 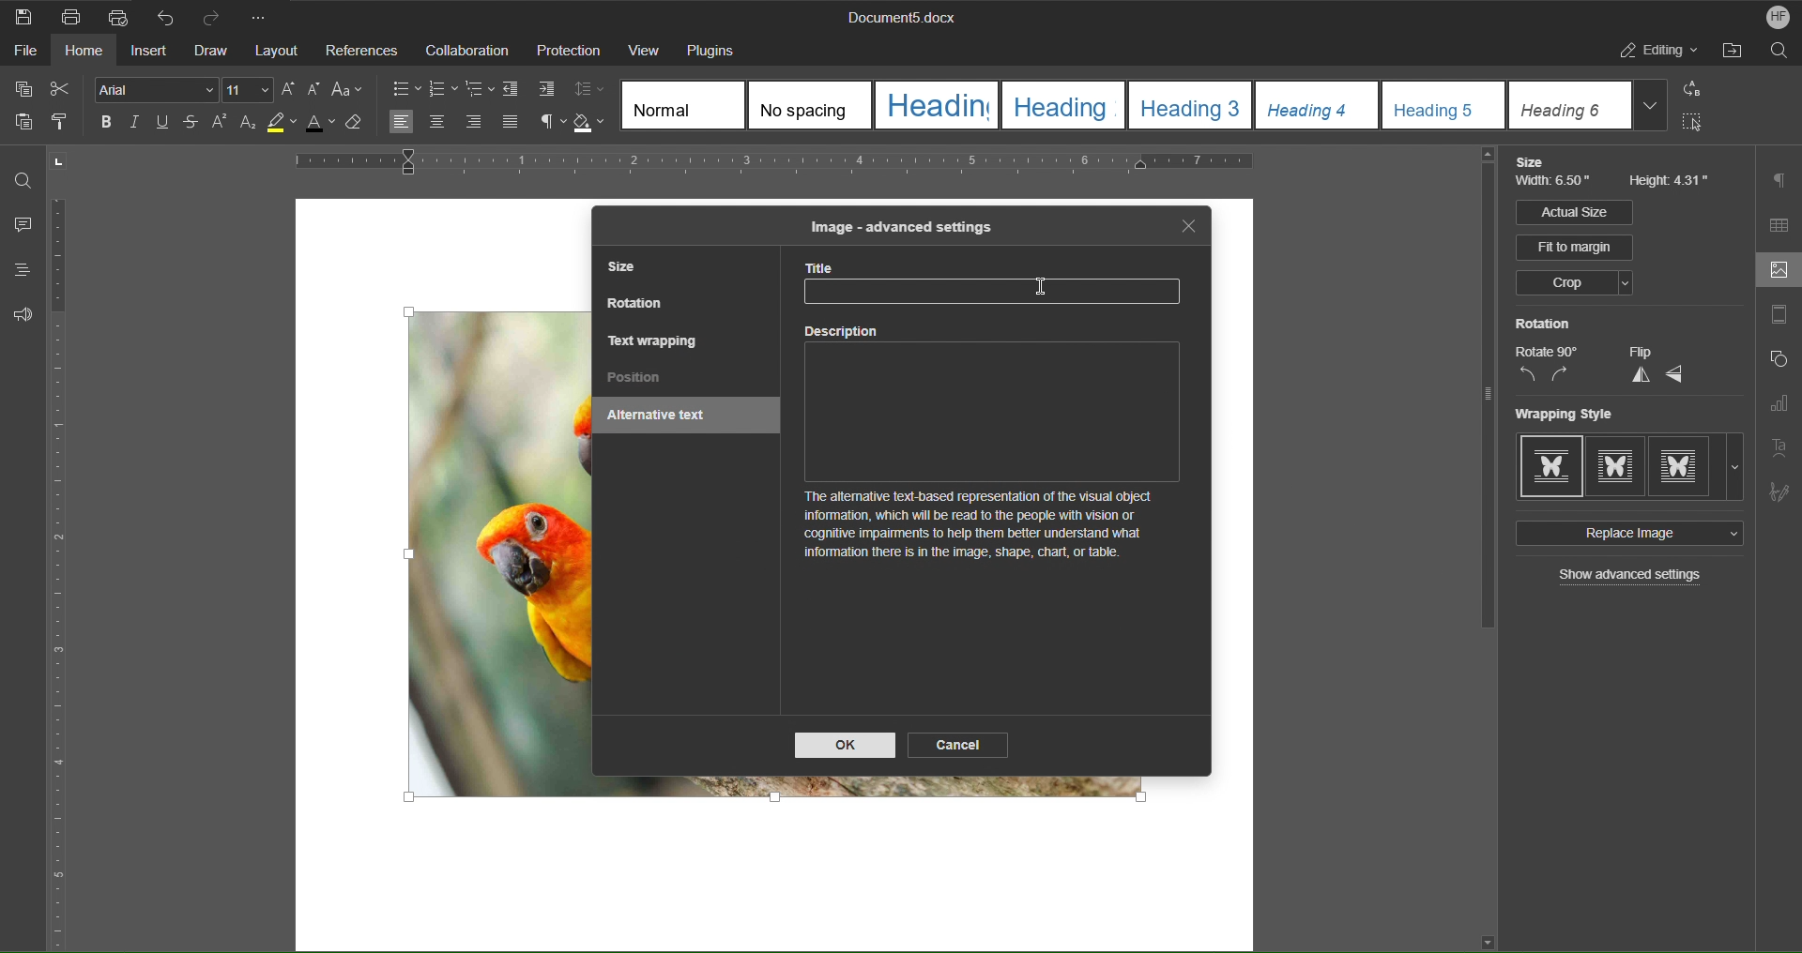 I want to click on Rotate CCW, so click(x=1527, y=375).